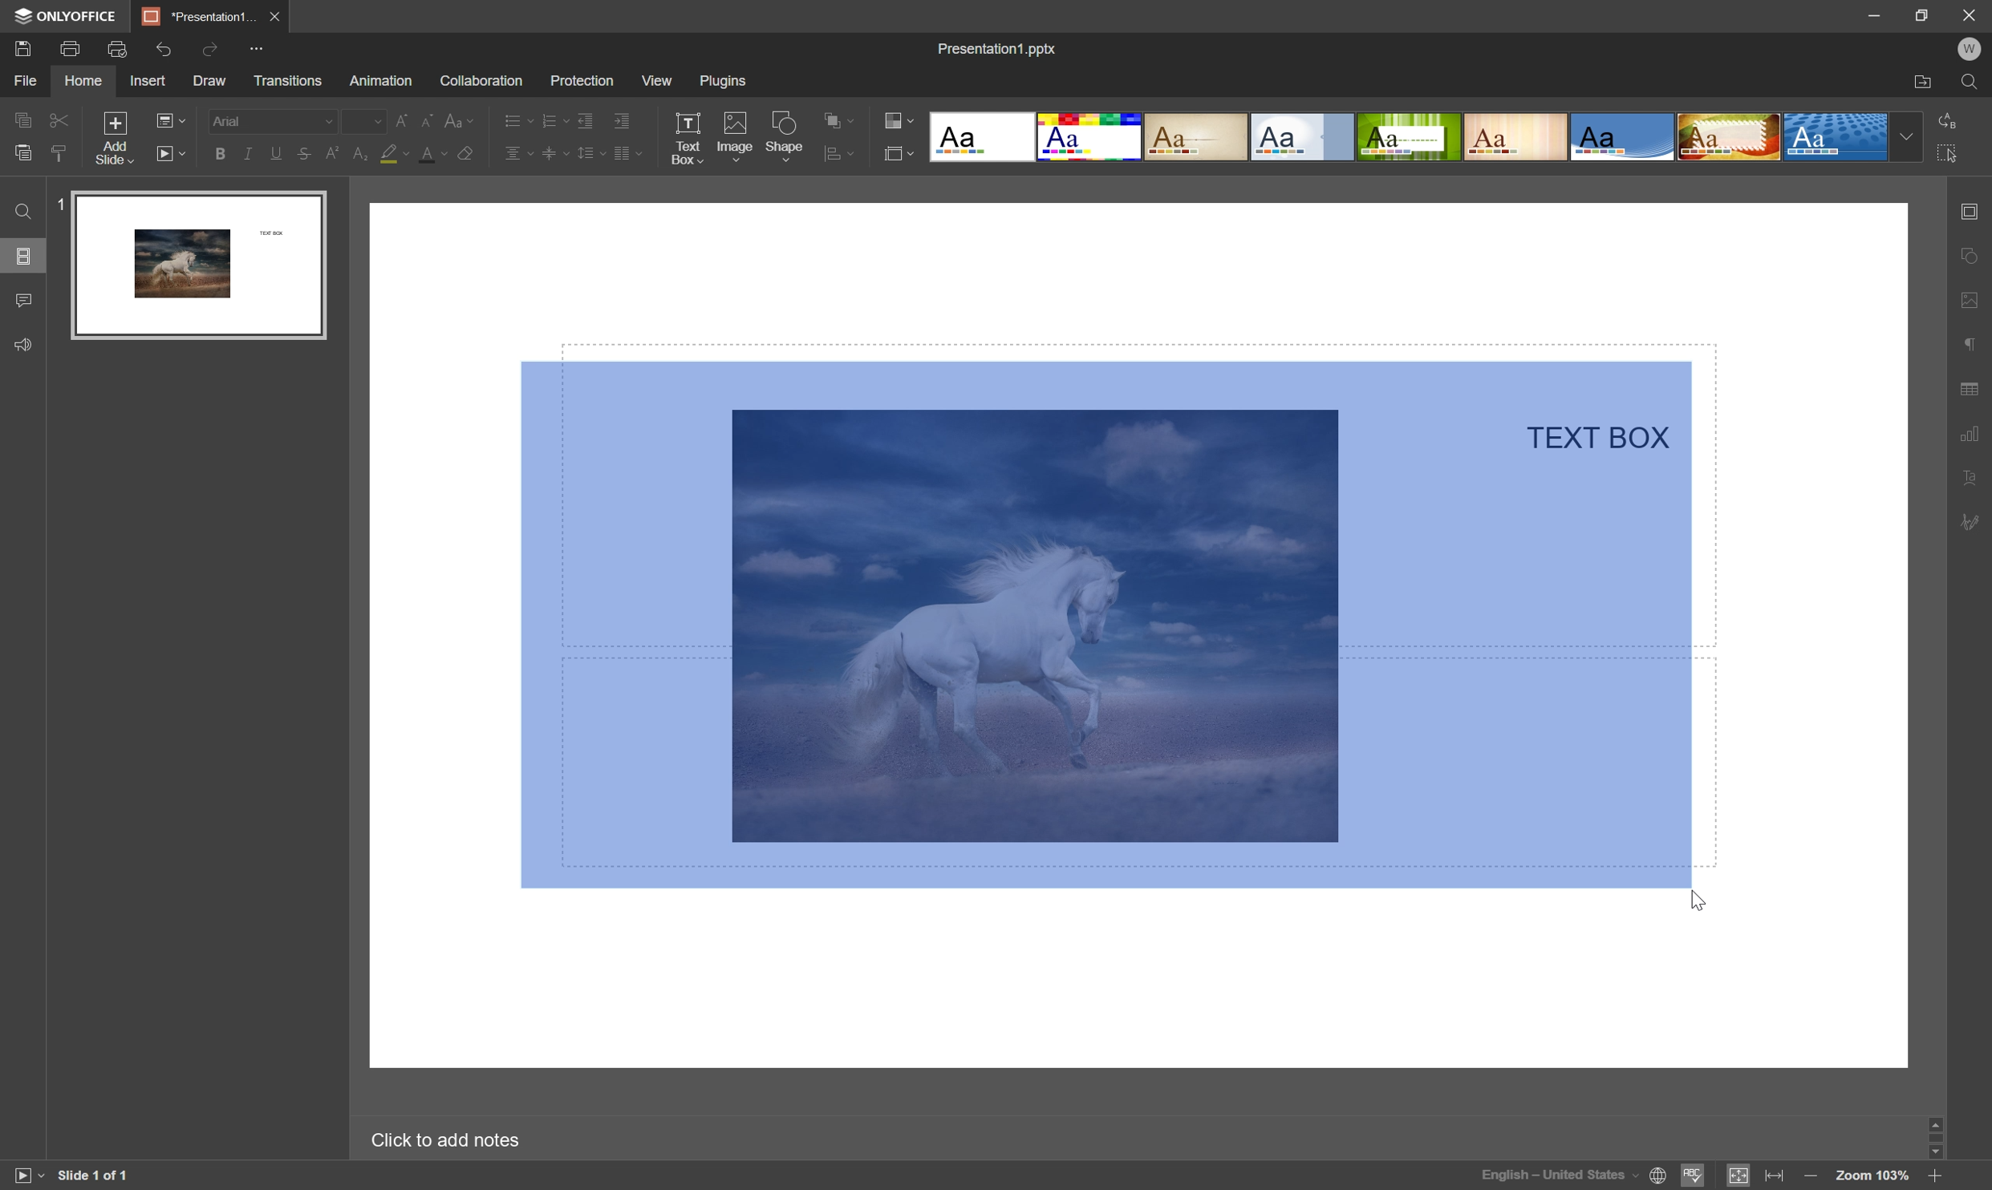 This screenshot has height=1190, width=1992. I want to click on 1, so click(56, 201).